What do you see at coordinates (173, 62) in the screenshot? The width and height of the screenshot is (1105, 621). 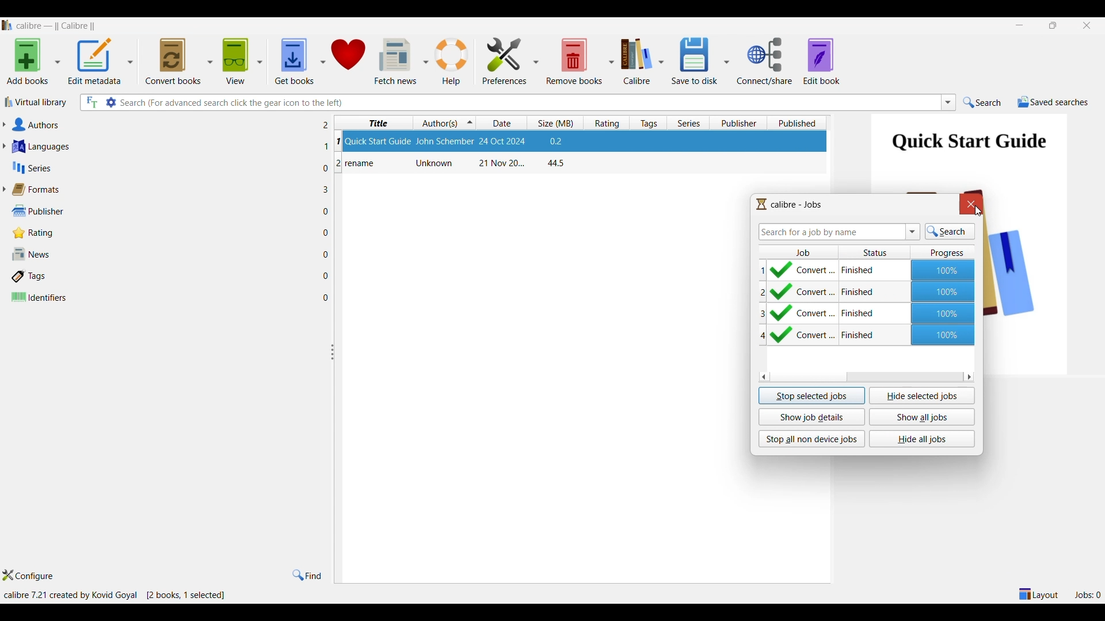 I see `Convert books` at bounding box center [173, 62].